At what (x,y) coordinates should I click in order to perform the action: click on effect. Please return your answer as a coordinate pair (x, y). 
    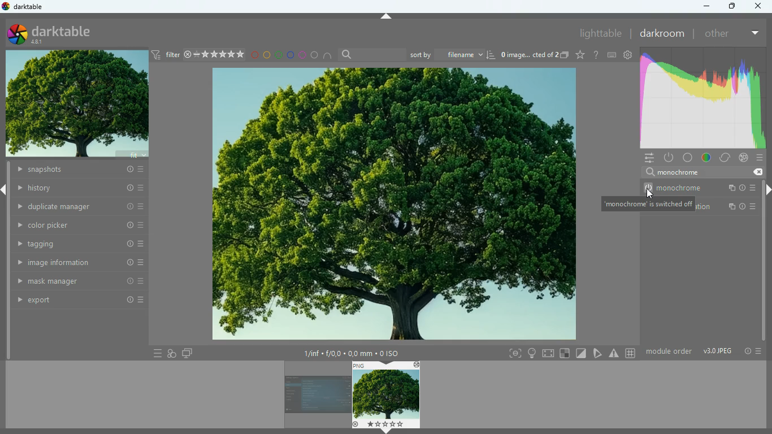
    Looking at the image, I should click on (744, 157).